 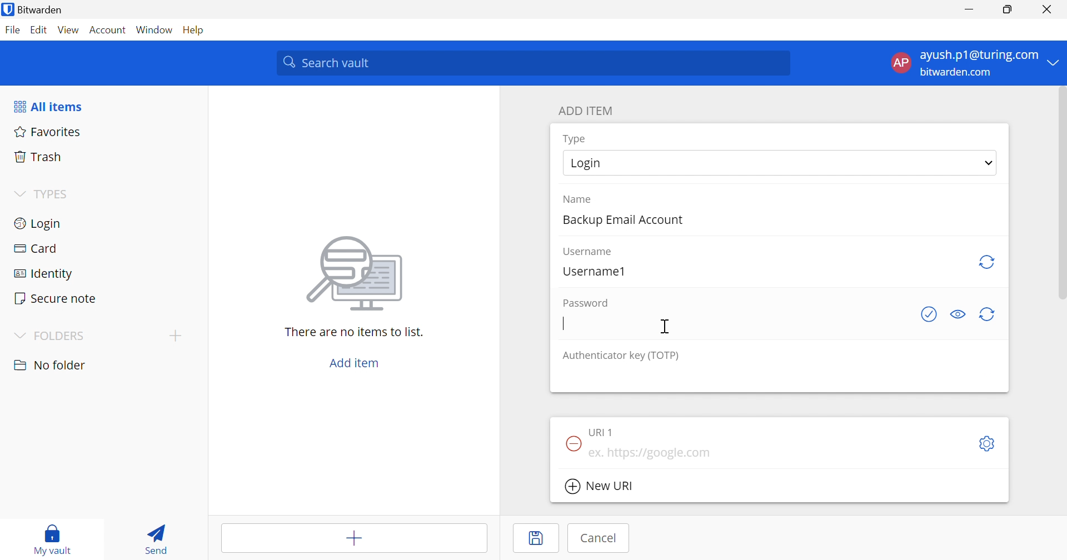 What do you see at coordinates (978, 55) in the screenshot?
I see `ayush.p1@gmail.com` at bounding box center [978, 55].